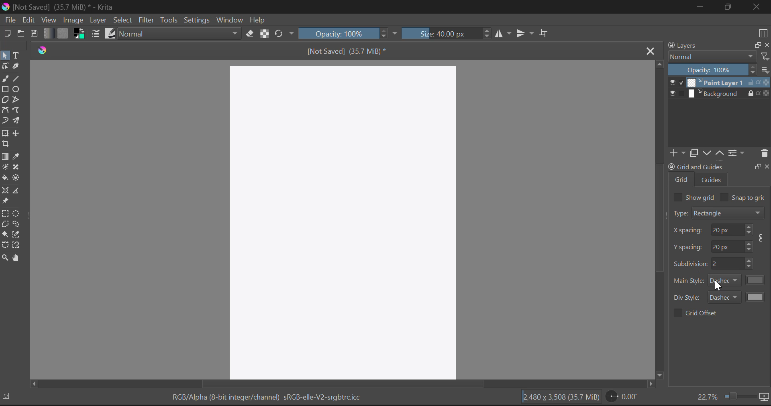 The width and height of the screenshot is (771, 406). What do you see at coordinates (18, 111) in the screenshot?
I see `Freehand Path Tool` at bounding box center [18, 111].